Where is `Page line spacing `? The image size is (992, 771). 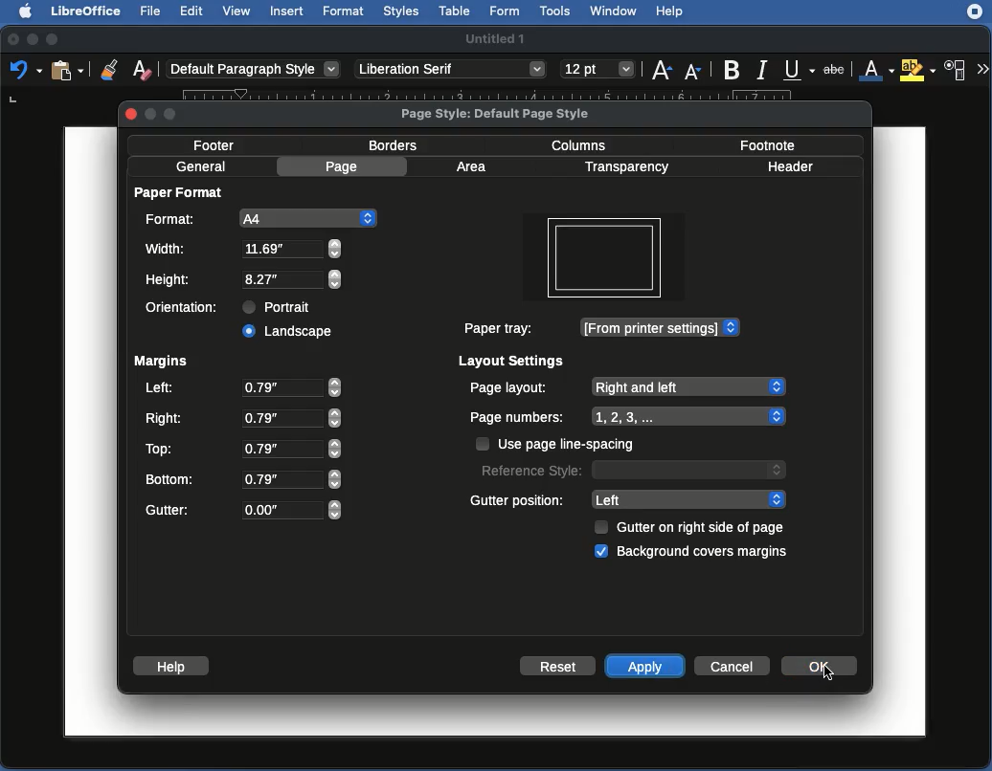 Page line spacing  is located at coordinates (575, 445).